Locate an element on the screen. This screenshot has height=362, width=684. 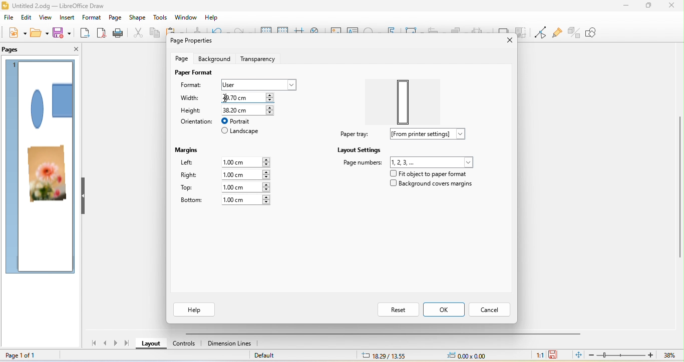
ok is located at coordinates (447, 309).